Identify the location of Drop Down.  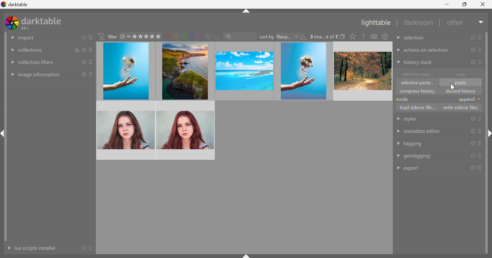
(398, 168).